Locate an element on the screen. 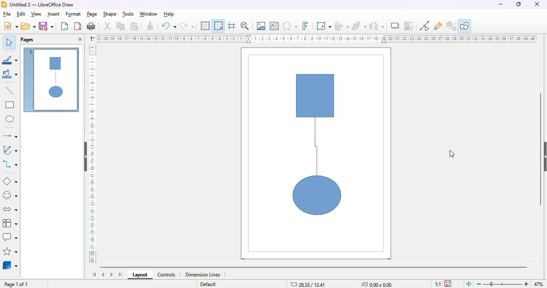 This screenshot has width=547, height=288. file is located at coordinates (7, 14).